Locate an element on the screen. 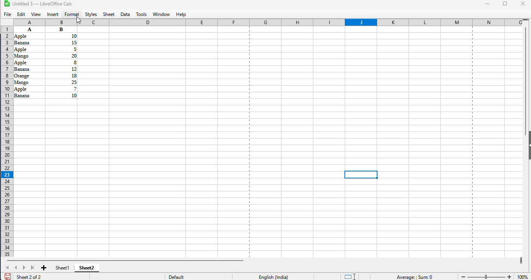  show is located at coordinates (528, 146).